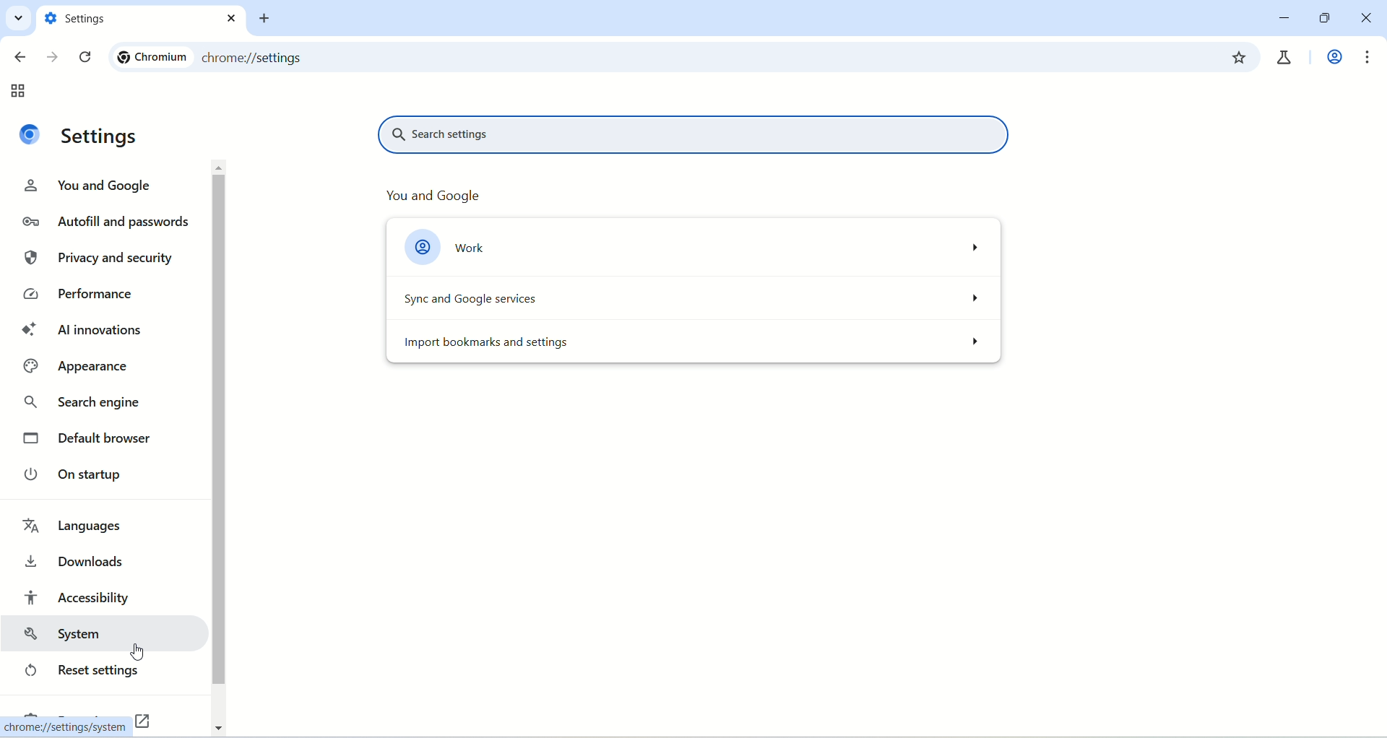 The width and height of the screenshot is (1387, 738). Describe the element at coordinates (97, 187) in the screenshot. I see `you and google` at that location.